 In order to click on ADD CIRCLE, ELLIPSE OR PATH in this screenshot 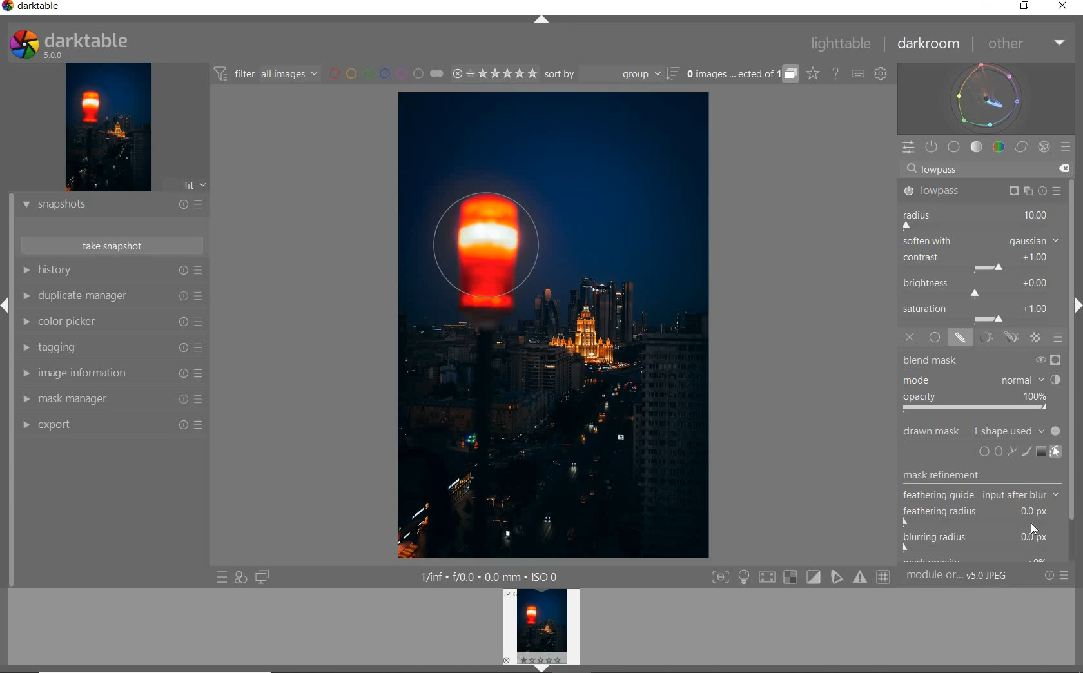, I will do `click(995, 451)`.